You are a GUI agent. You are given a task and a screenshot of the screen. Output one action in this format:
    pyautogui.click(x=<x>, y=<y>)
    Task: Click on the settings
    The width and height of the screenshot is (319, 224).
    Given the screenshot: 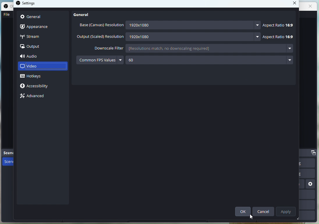 What is the action you would take?
    pyautogui.click(x=311, y=185)
    